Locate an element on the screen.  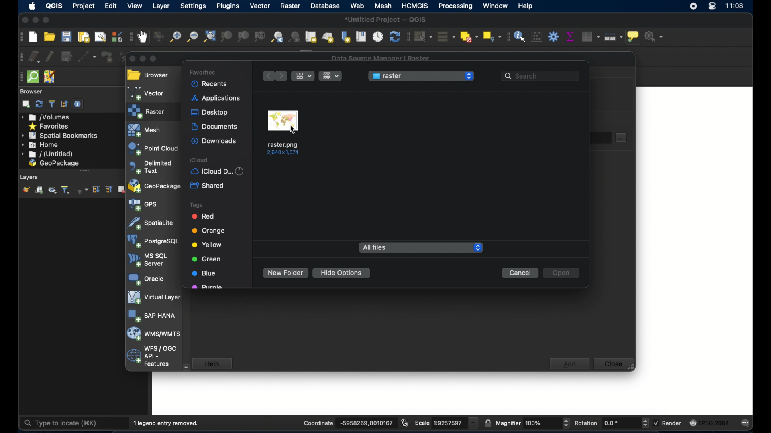
screen recorder is located at coordinates (694, 8).